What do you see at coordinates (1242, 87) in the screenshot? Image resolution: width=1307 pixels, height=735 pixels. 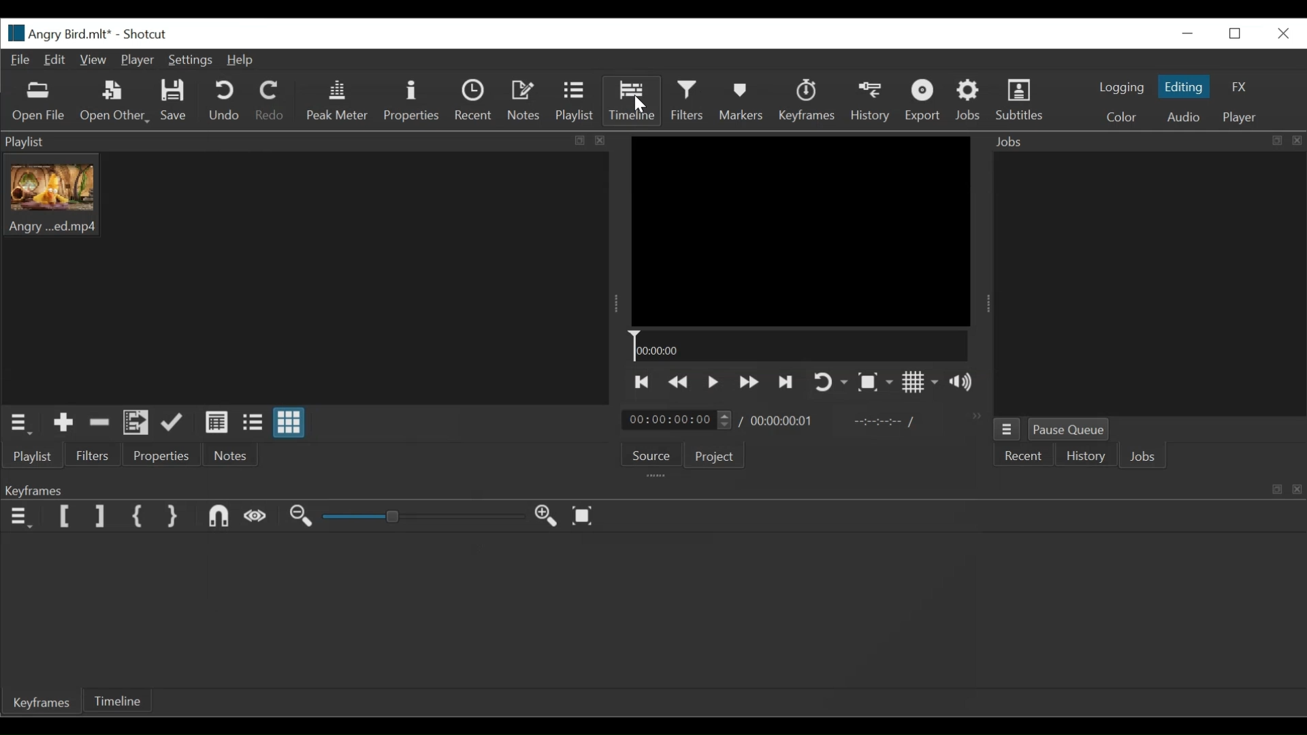 I see `FX` at bounding box center [1242, 87].